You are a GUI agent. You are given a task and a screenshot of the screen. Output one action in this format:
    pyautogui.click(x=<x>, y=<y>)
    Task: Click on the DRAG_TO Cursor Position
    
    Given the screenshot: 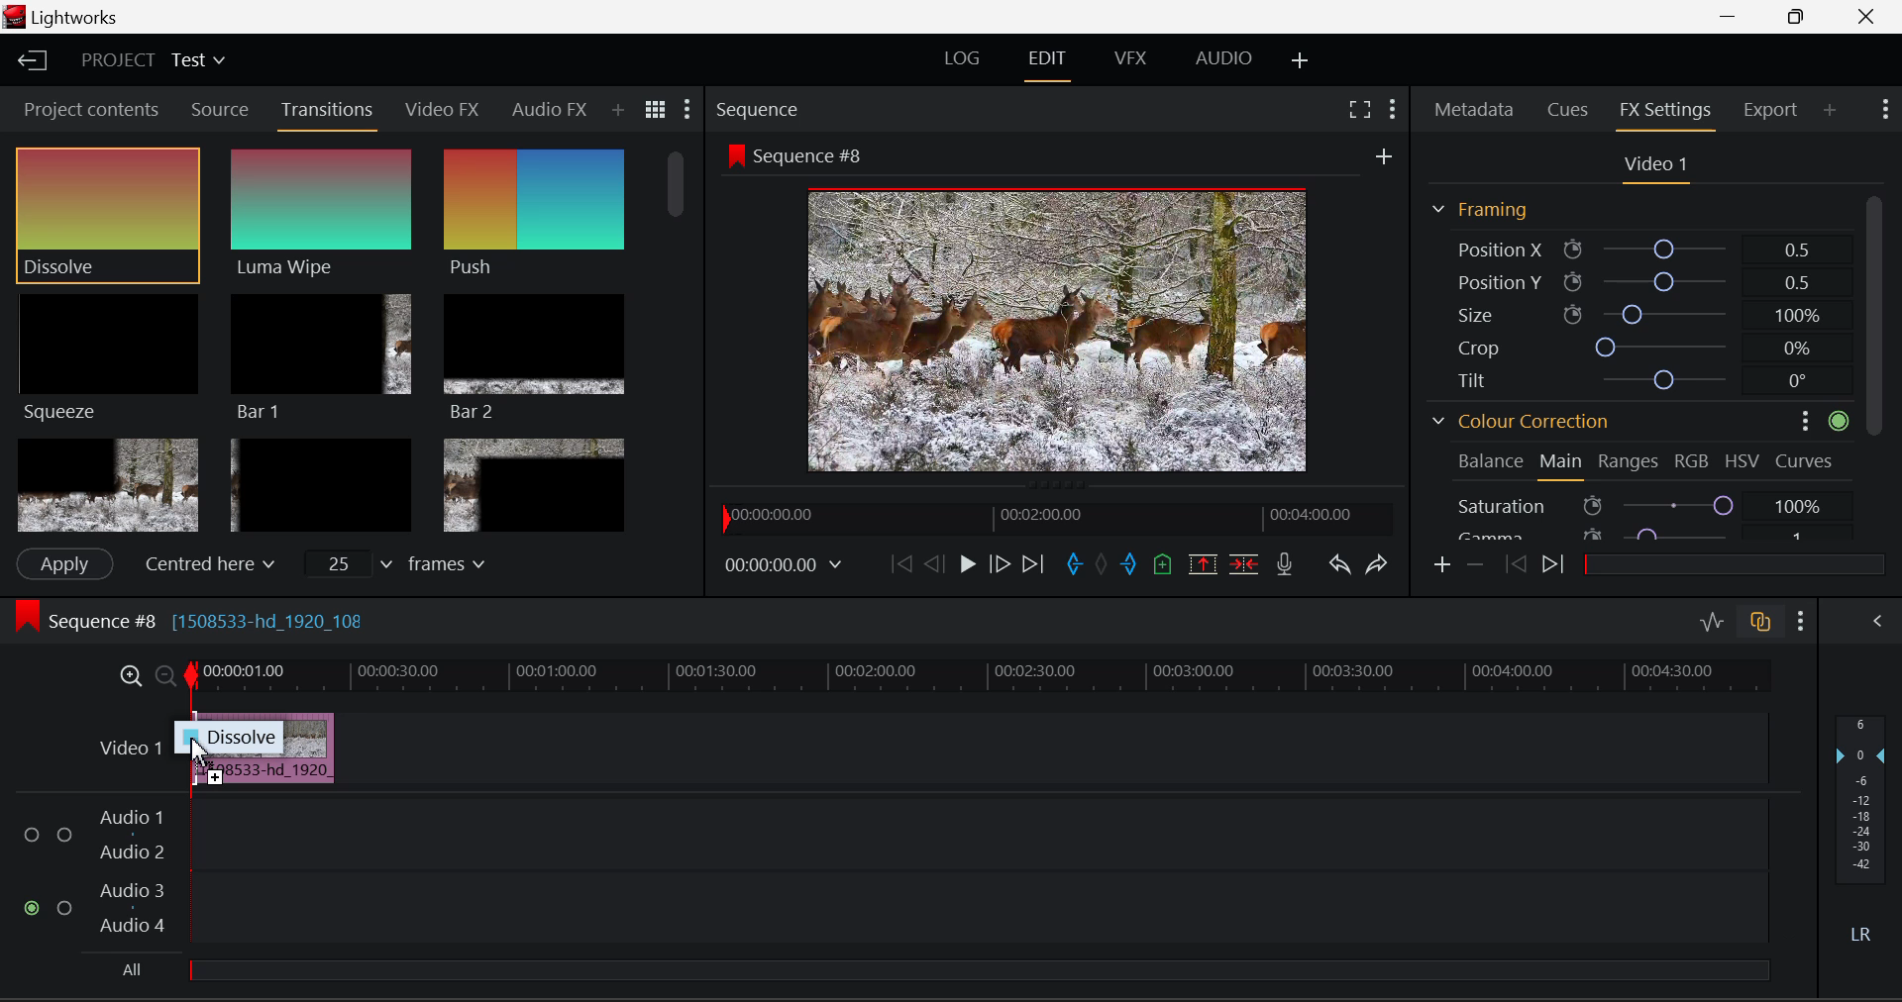 What is the action you would take?
    pyautogui.click(x=202, y=760)
    